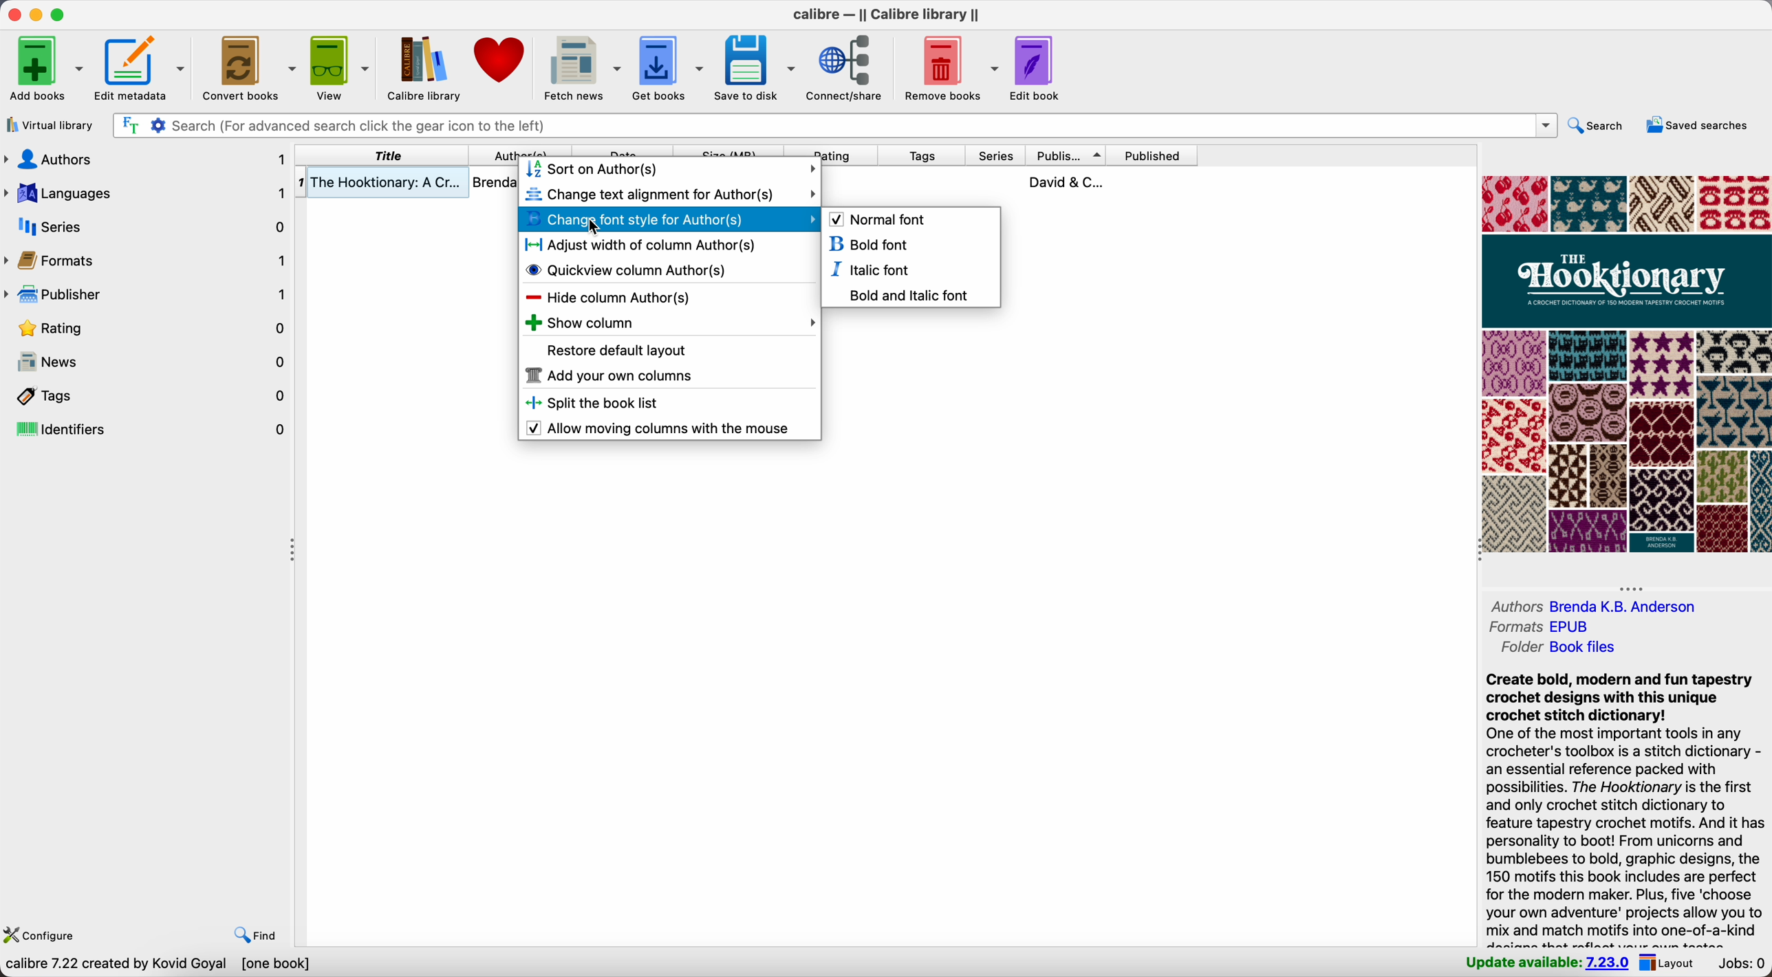 This screenshot has width=1772, height=977. I want to click on adjust width of column author(s), so click(640, 244).